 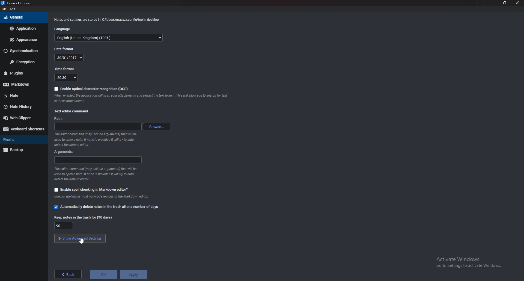 I want to click on Automatically delete notes, so click(x=106, y=208).